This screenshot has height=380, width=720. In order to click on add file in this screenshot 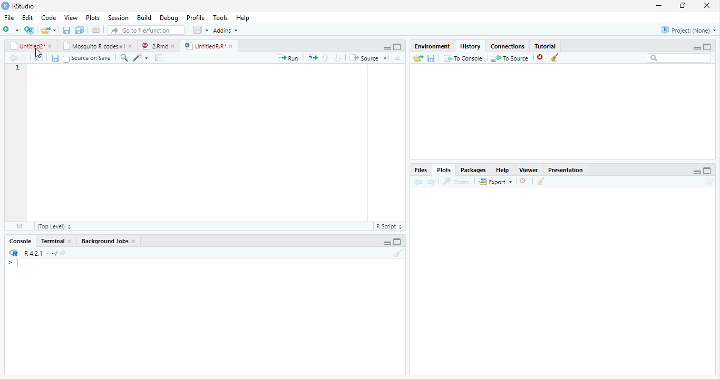, I will do `click(17, 30)`.